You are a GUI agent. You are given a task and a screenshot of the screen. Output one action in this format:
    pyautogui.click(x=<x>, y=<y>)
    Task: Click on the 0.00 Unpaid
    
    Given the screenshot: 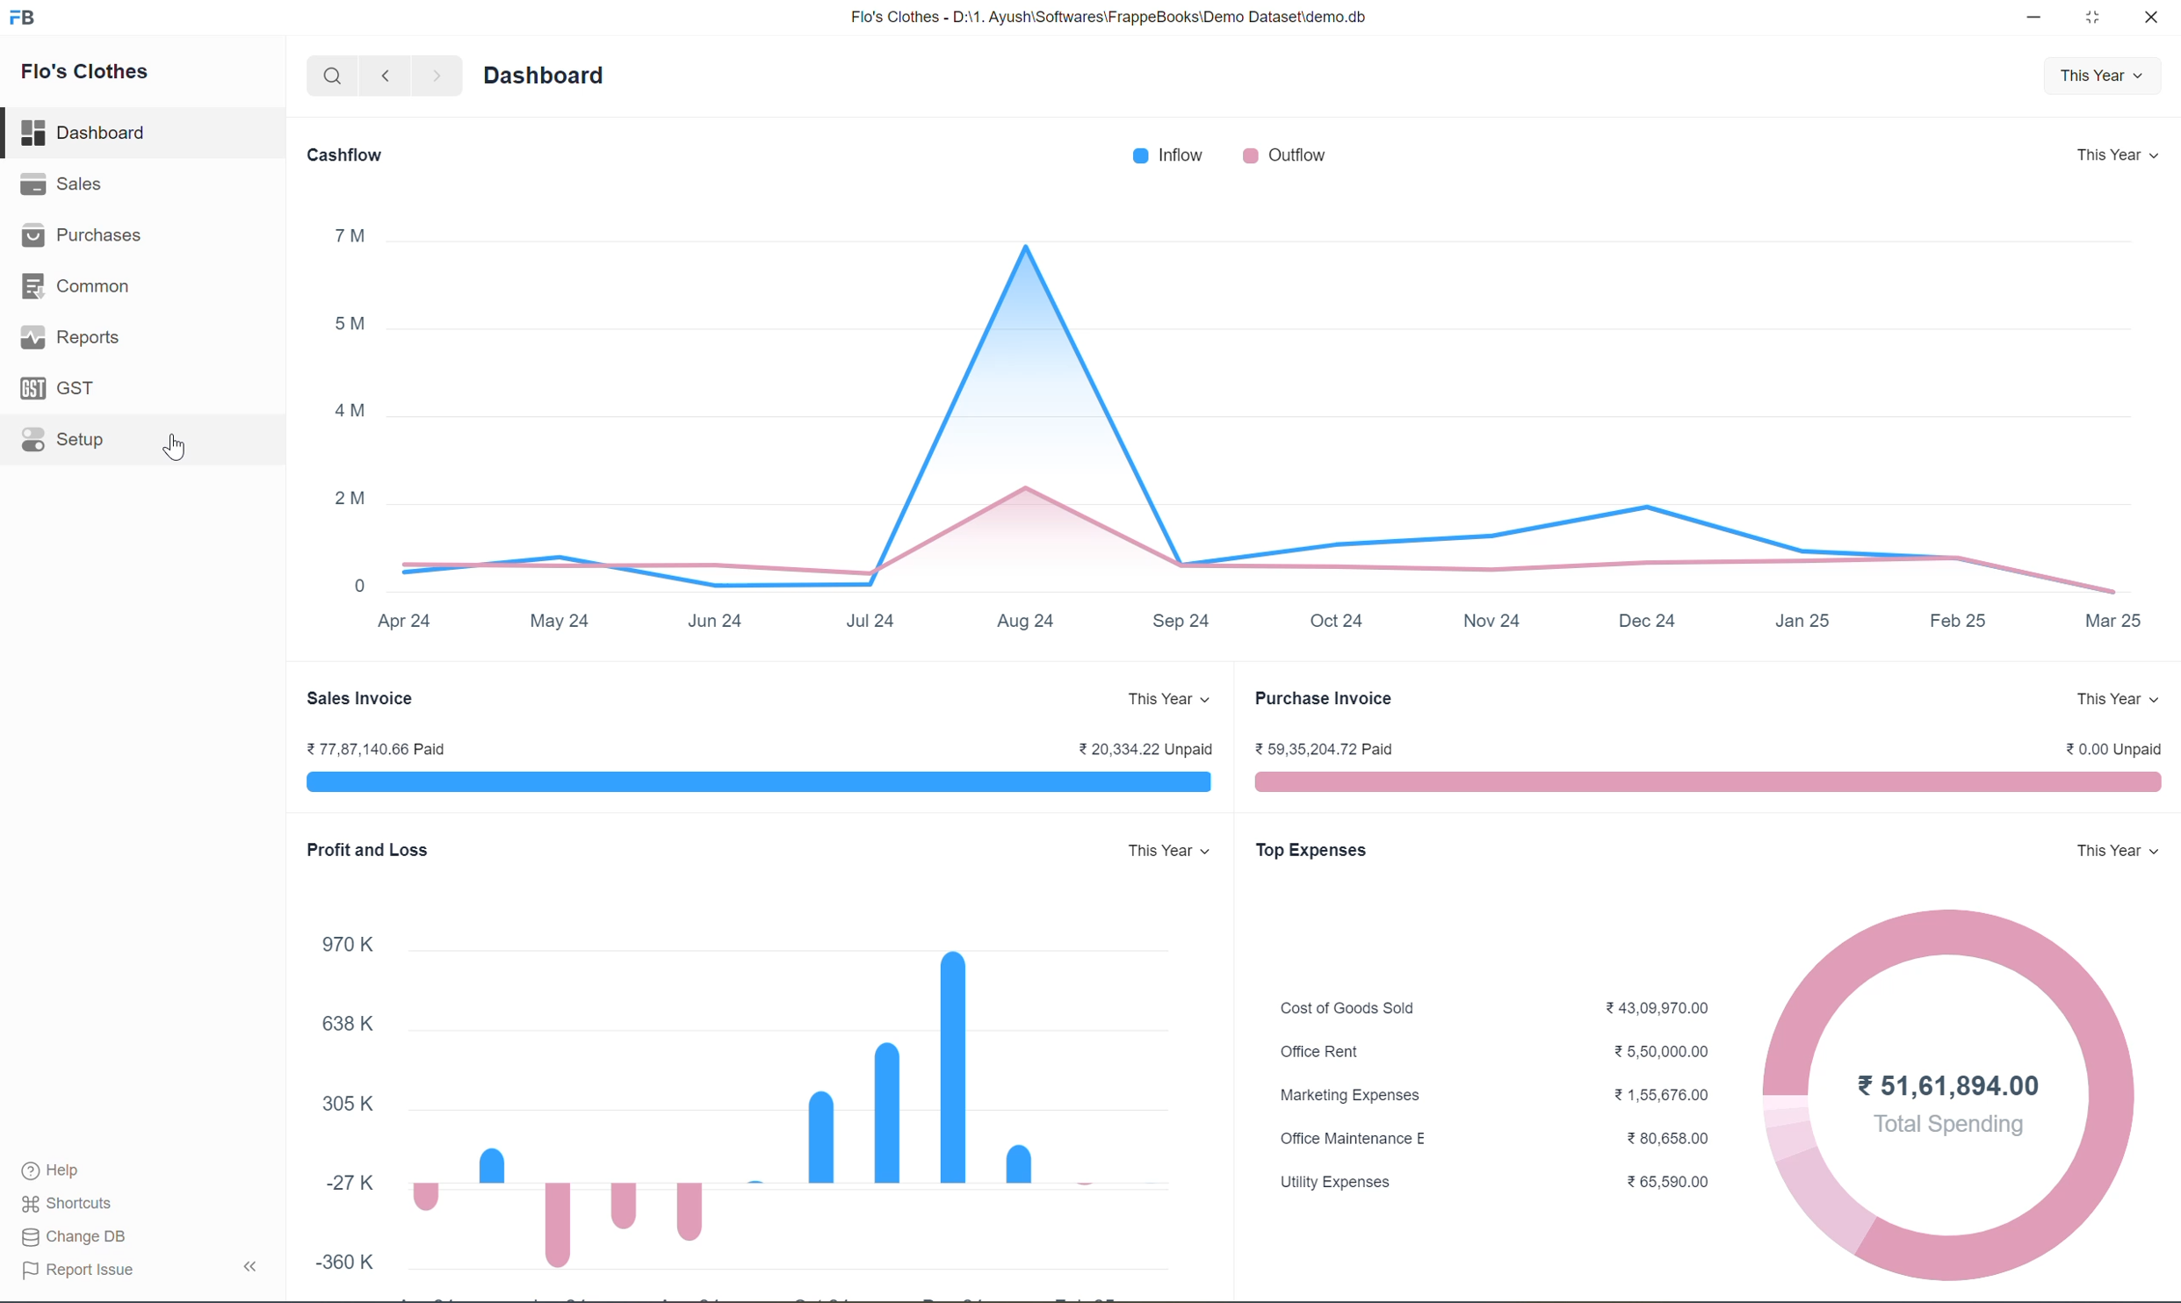 What is the action you would take?
    pyautogui.click(x=2112, y=748)
    